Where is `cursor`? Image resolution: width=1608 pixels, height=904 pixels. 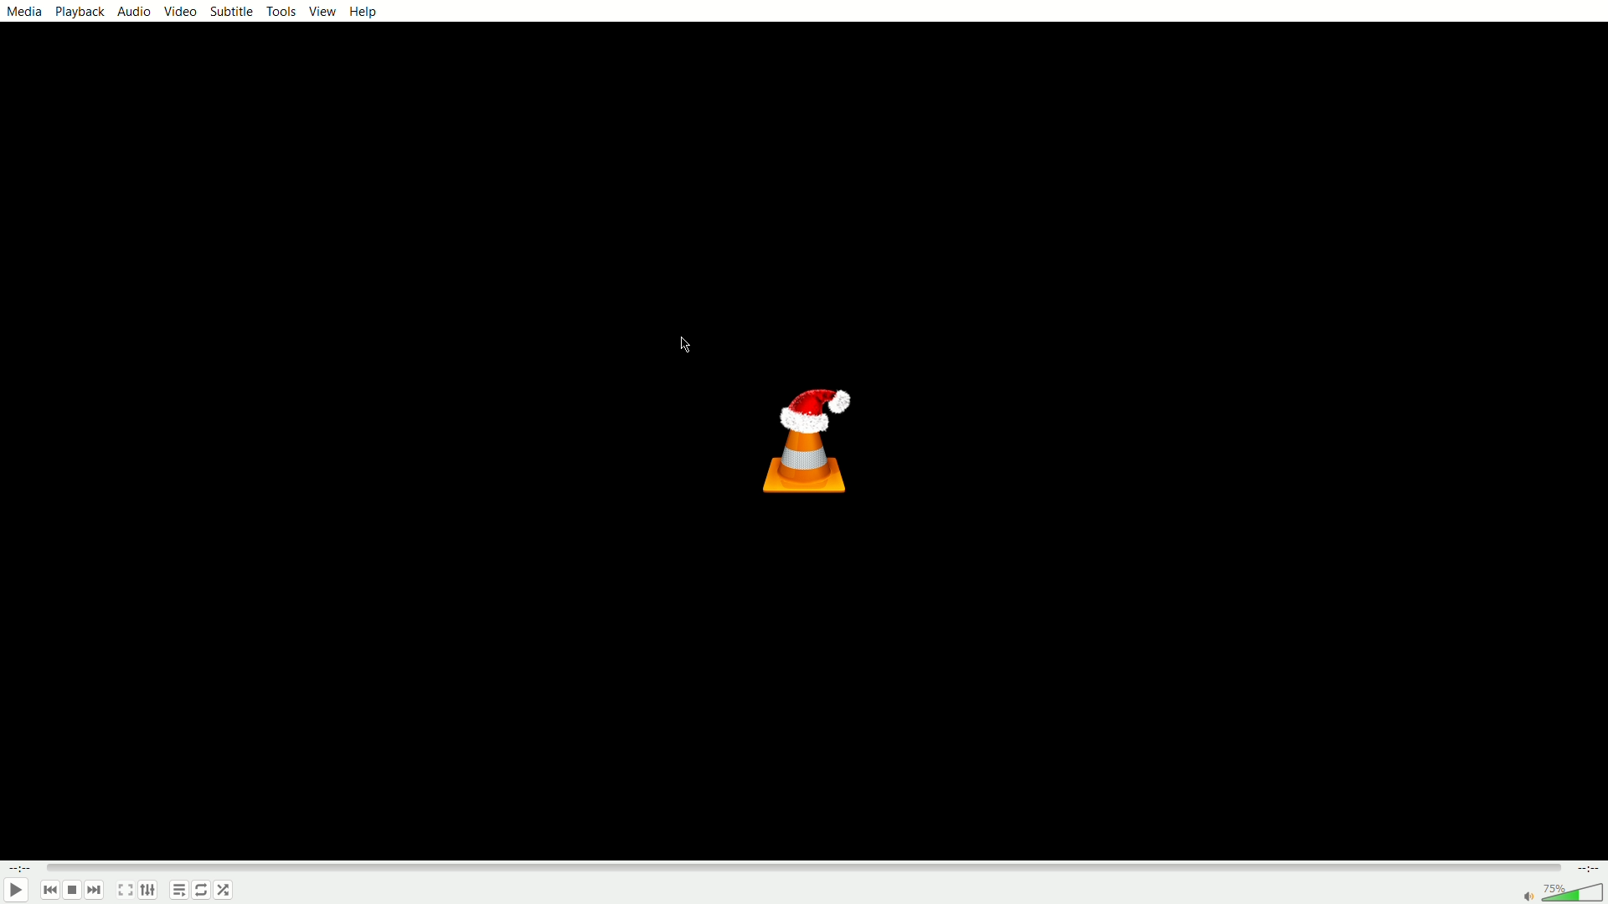
cursor is located at coordinates (690, 346).